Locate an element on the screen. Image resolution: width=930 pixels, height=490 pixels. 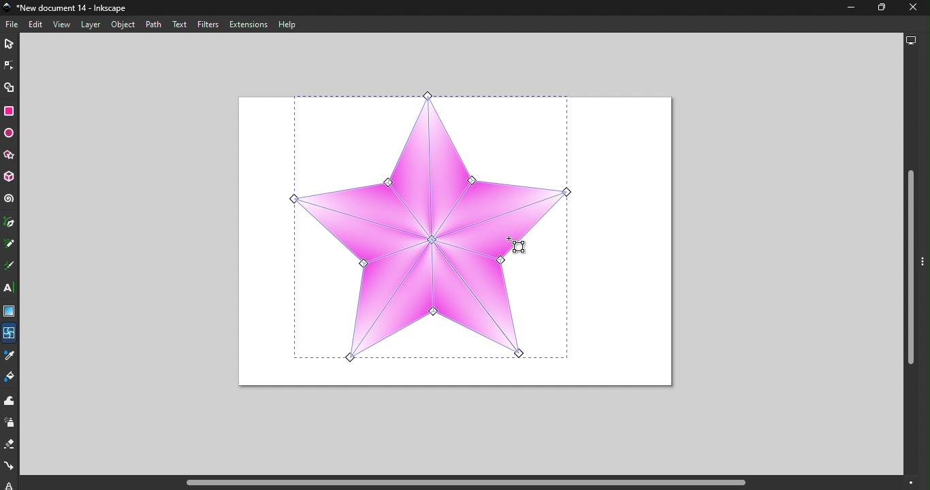
Dropper tool is located at coordinates (10, 357).